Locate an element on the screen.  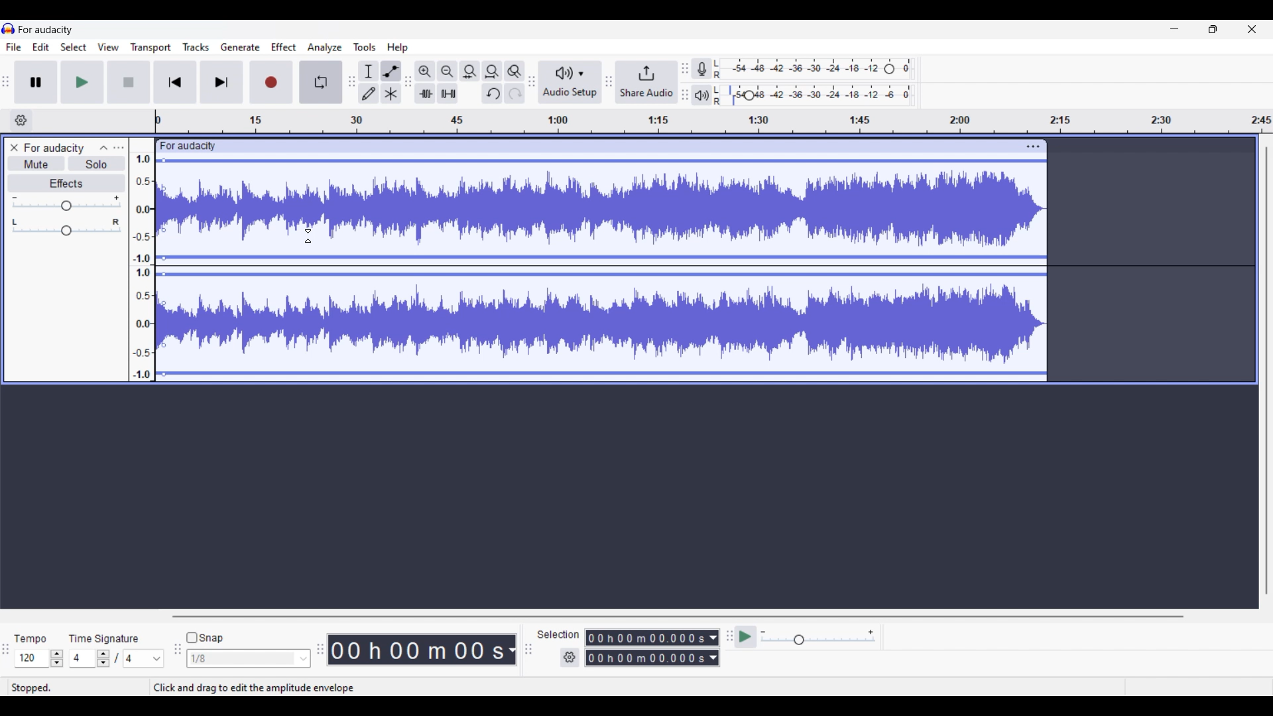
Tempo settings is located at coordinates (39, 658).